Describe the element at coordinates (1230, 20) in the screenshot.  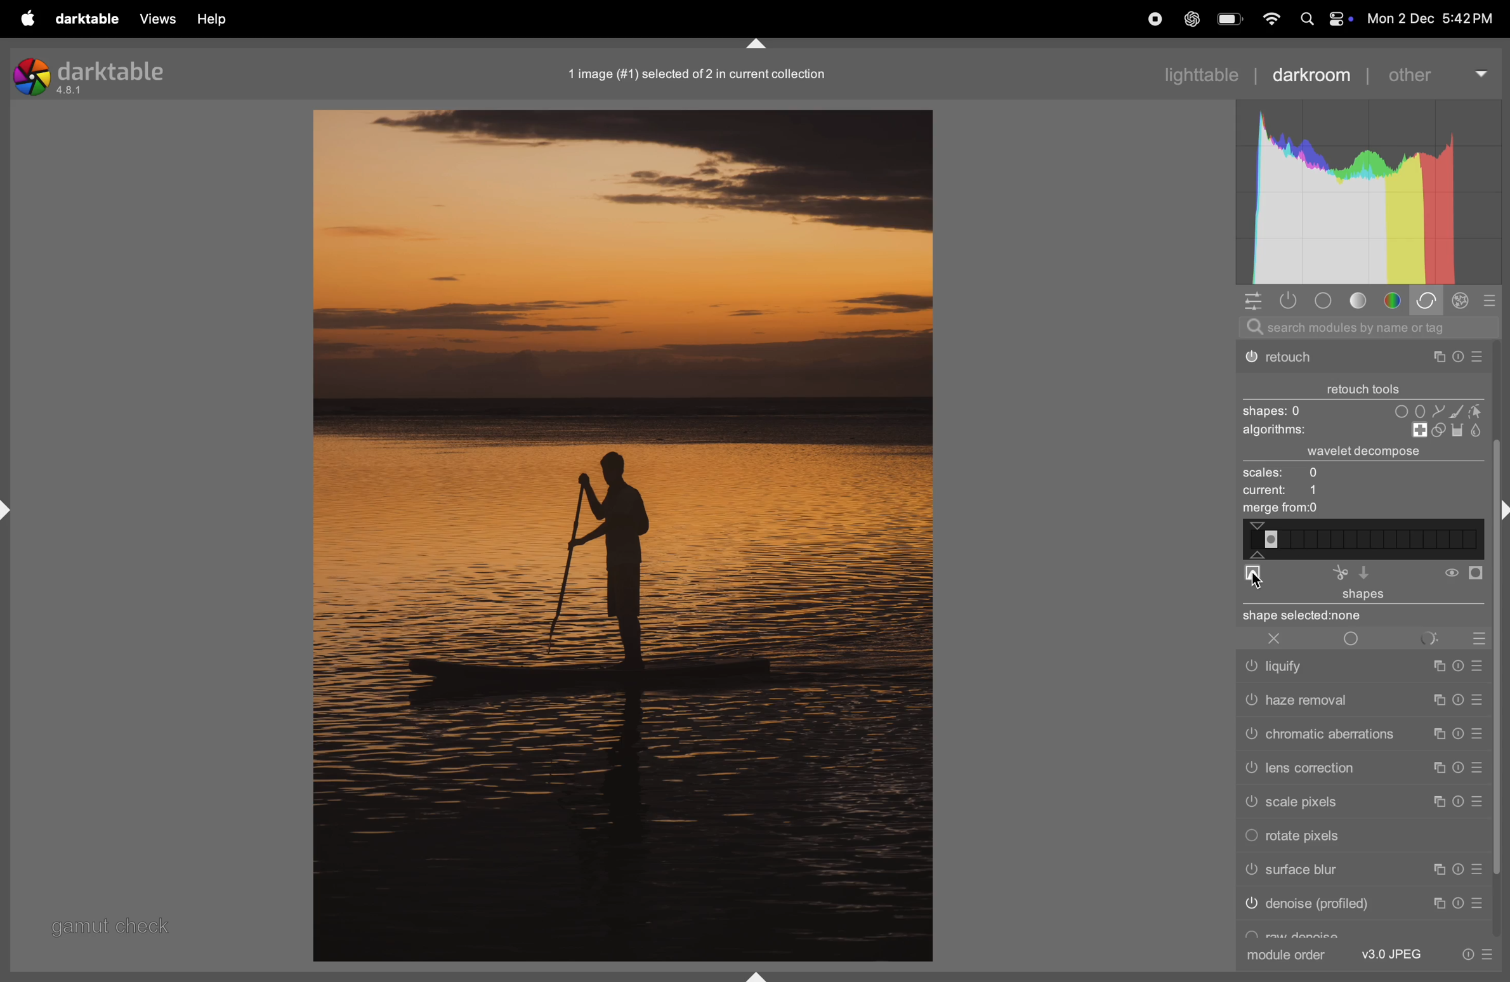
I see `battery` at that location.